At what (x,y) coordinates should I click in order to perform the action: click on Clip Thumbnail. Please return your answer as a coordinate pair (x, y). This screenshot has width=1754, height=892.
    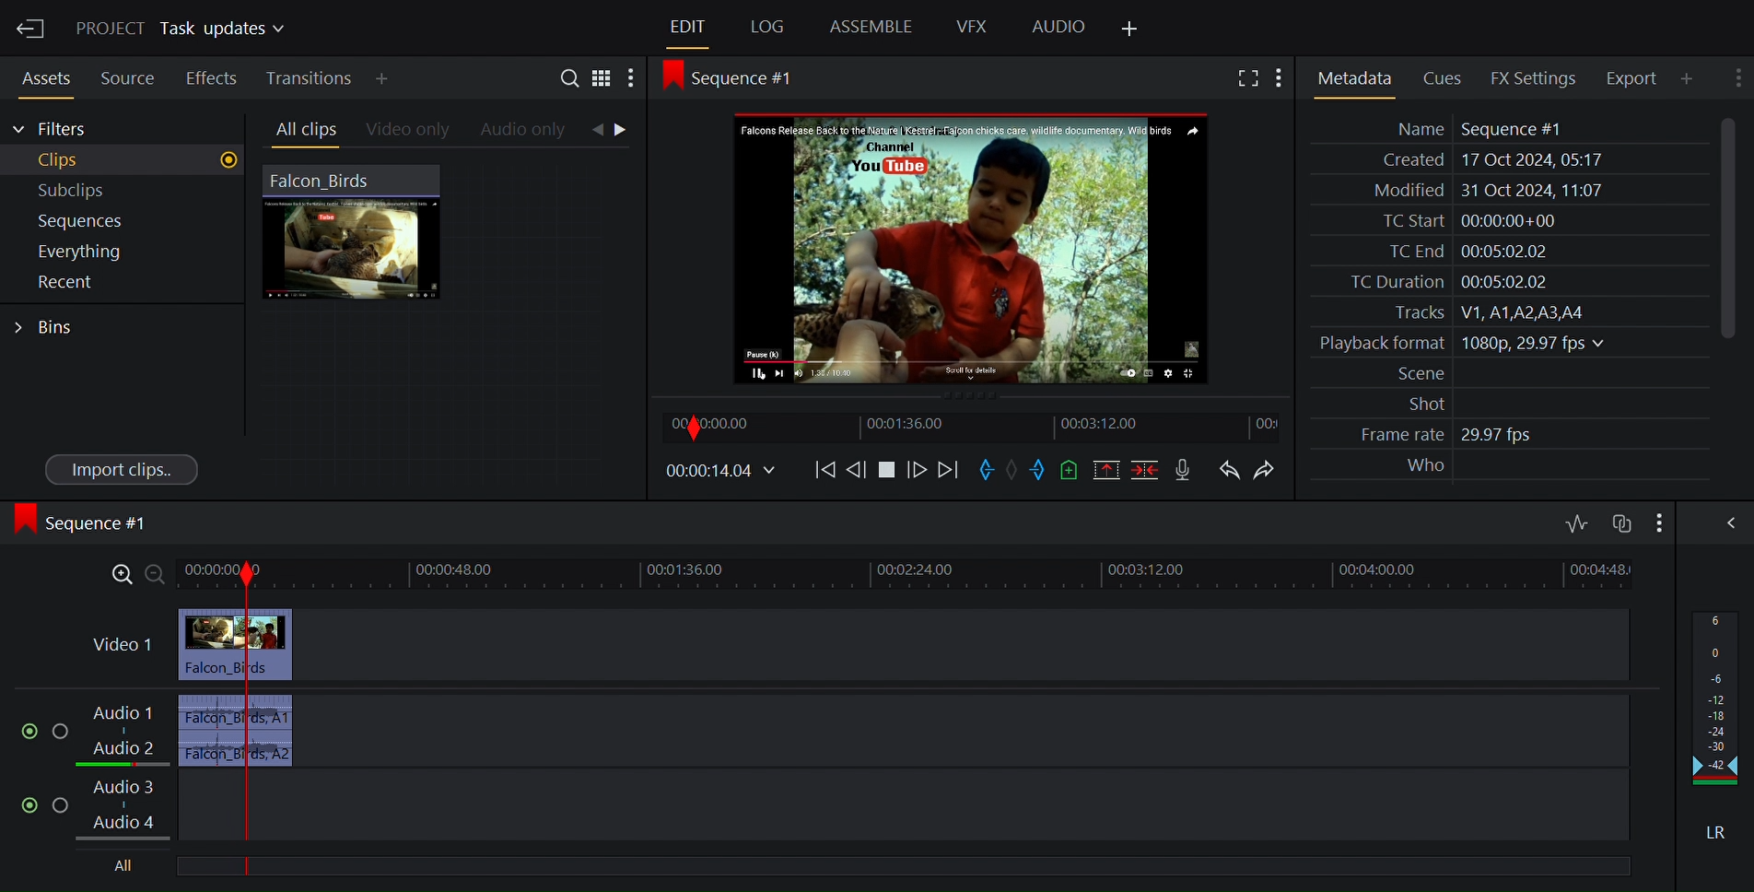
    Looking at the image, I should click on (449, 322).